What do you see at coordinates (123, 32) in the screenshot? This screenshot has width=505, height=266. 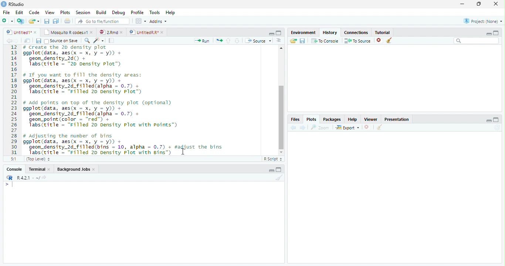 I see `close` at bounding box center [123, 32].